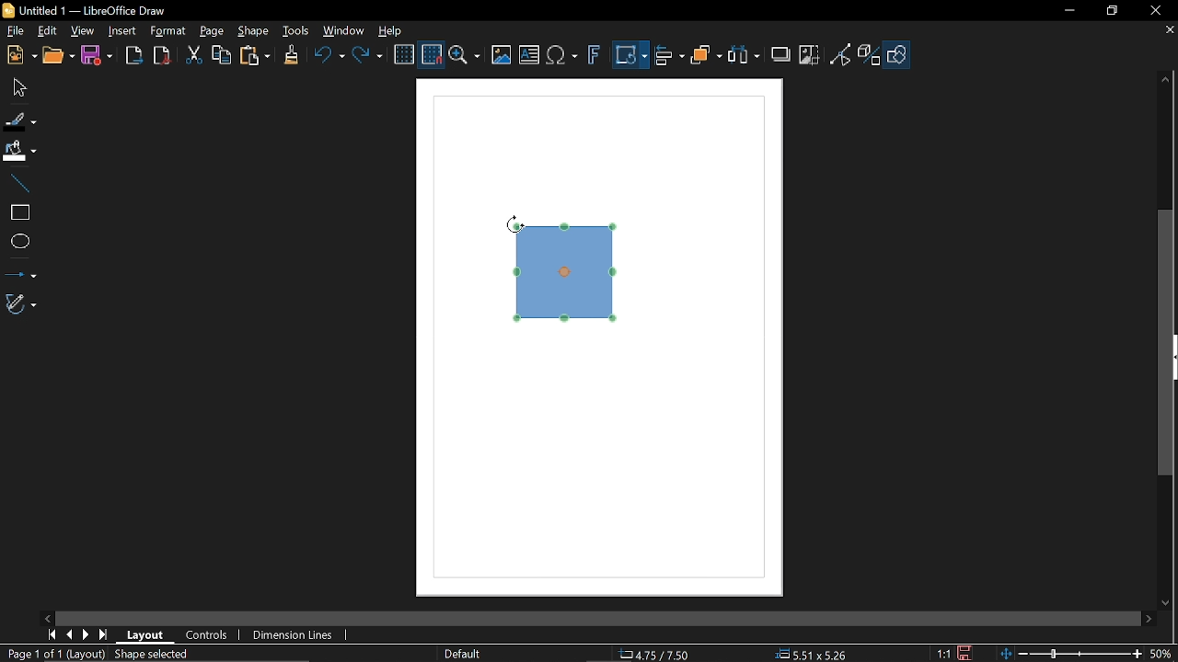 This screenshot has width=1178, height=662. Describe the element at coordinates (81, 32) in the screenshot. I see `View` at that location.